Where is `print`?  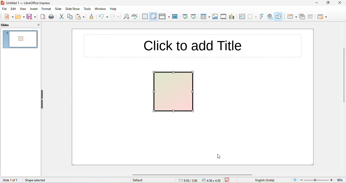
print is located at coordinates (51, 16).